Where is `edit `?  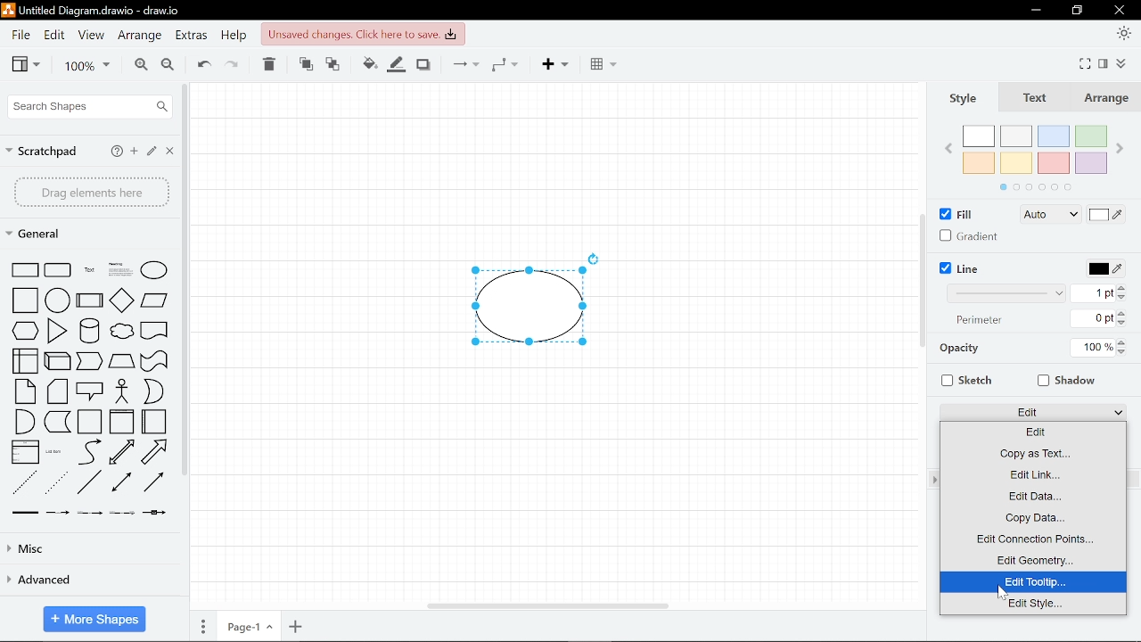
edit  is located at coordinates (152, 149).